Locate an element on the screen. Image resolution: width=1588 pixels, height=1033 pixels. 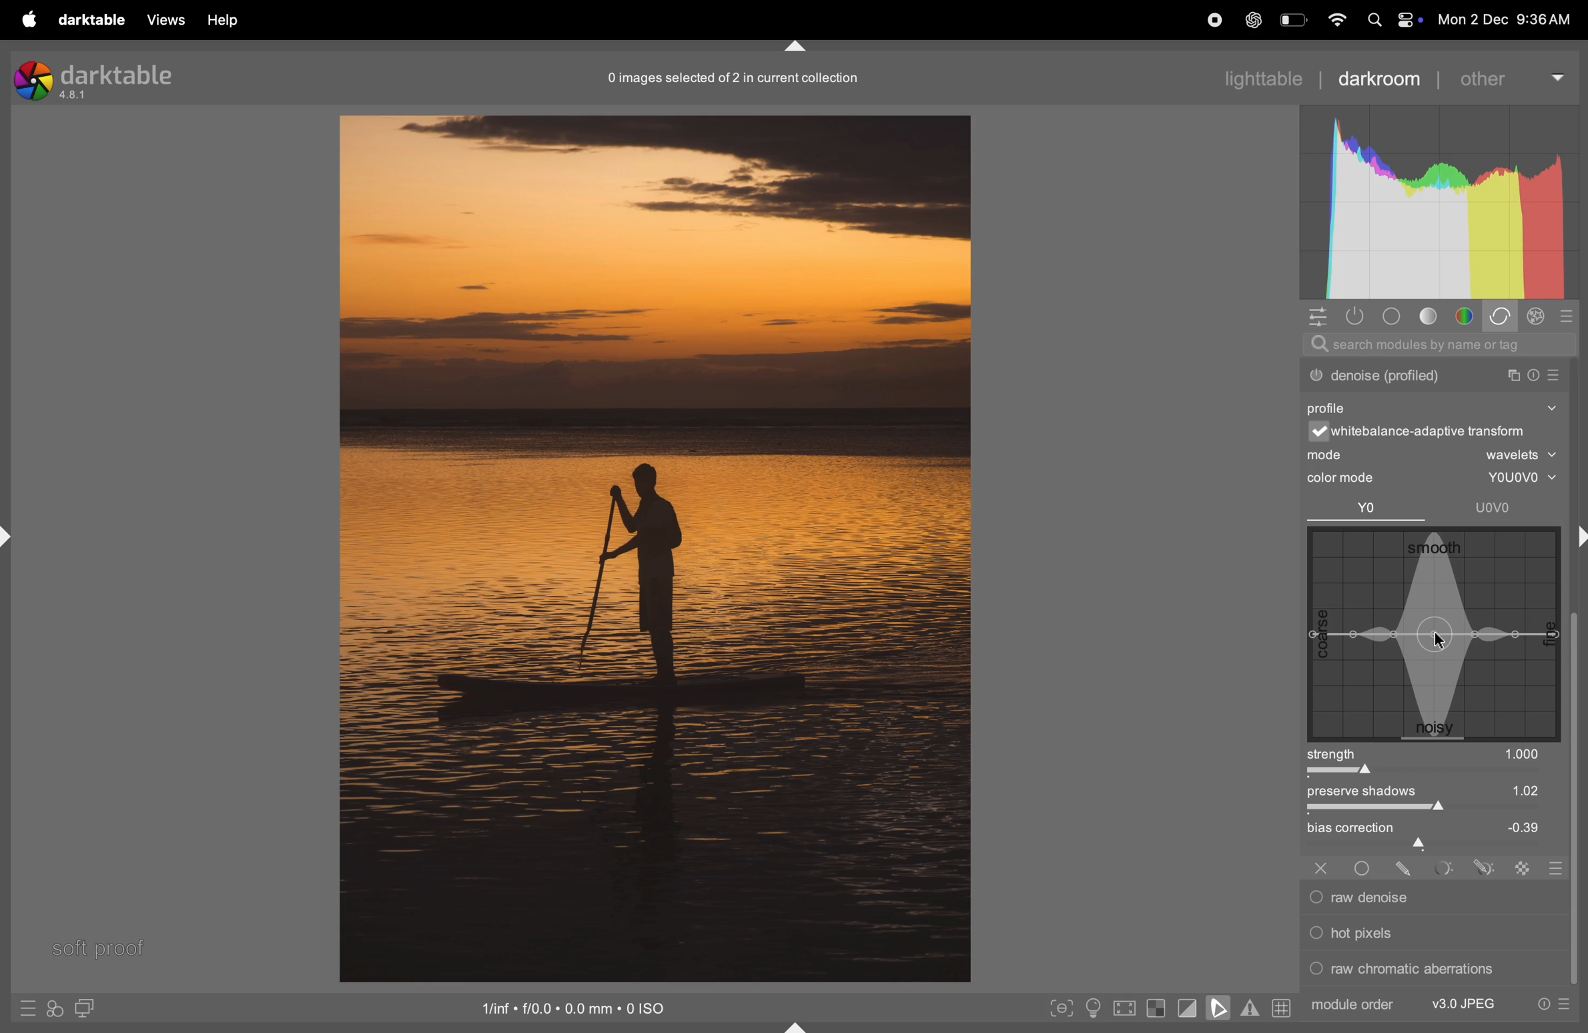
views is located at coordinates (164, 19).